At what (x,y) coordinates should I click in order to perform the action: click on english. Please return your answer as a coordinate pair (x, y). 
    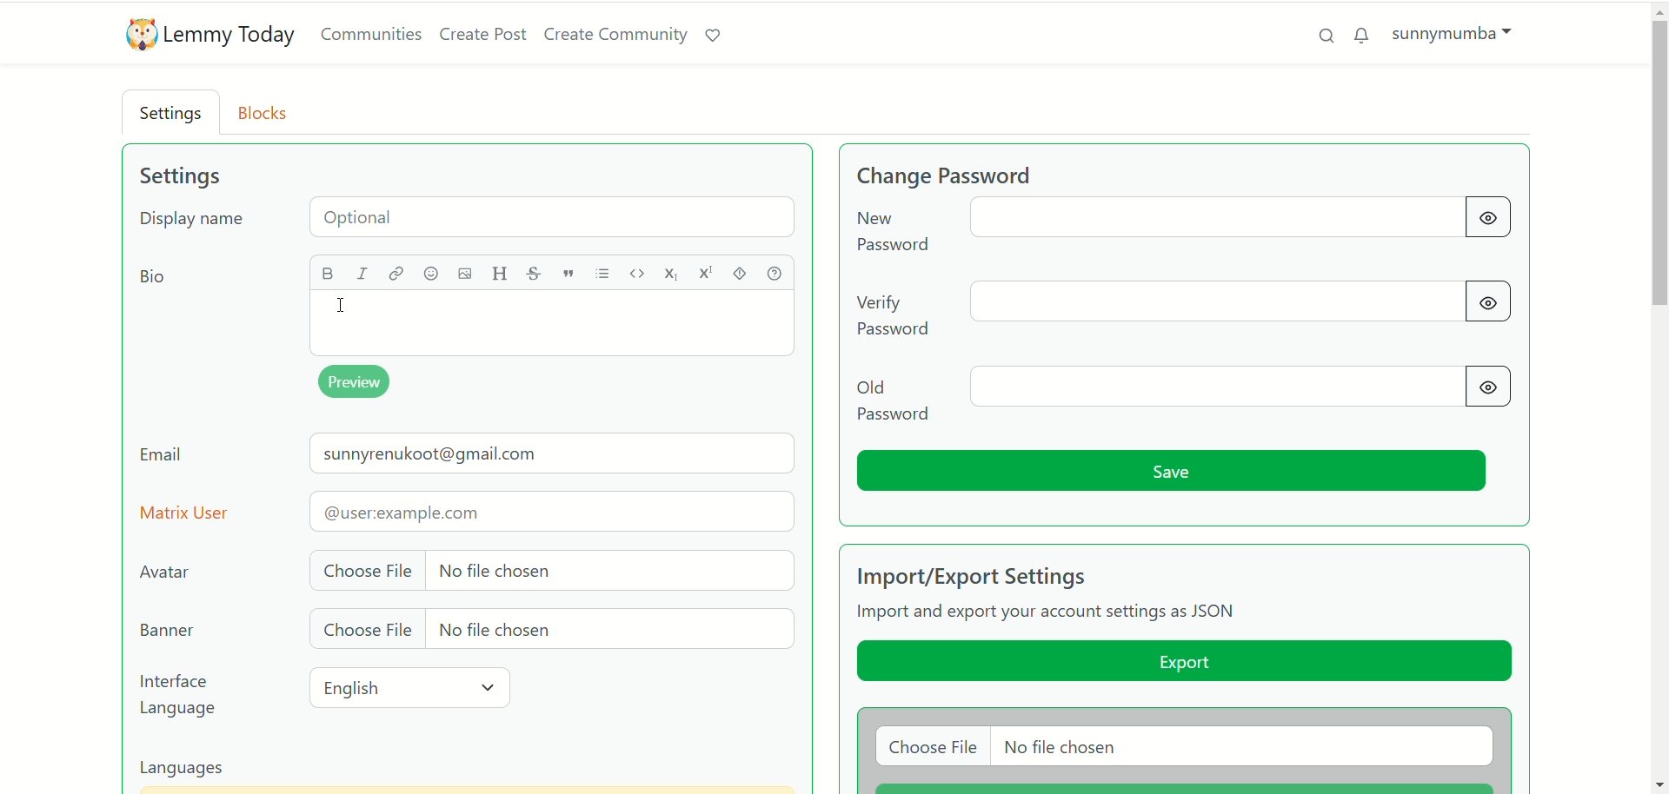
    Looking at the image, I should click on (414, 688).